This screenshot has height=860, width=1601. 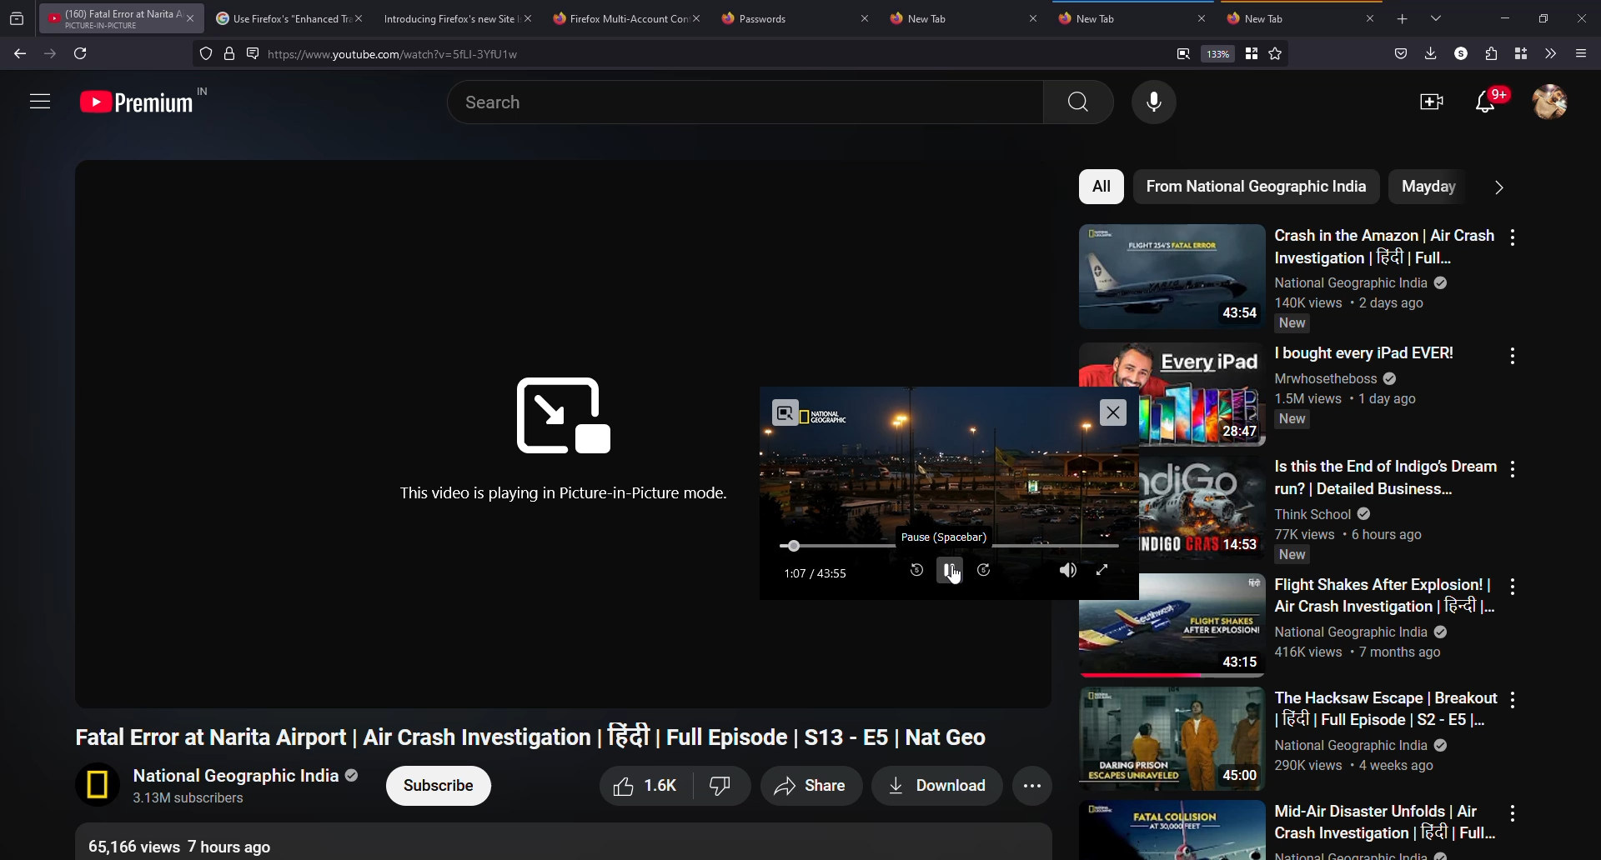 What do you see at coordinates (1585, 17) in the screenshot?
I see `close` at bounding box center [1585, 17].